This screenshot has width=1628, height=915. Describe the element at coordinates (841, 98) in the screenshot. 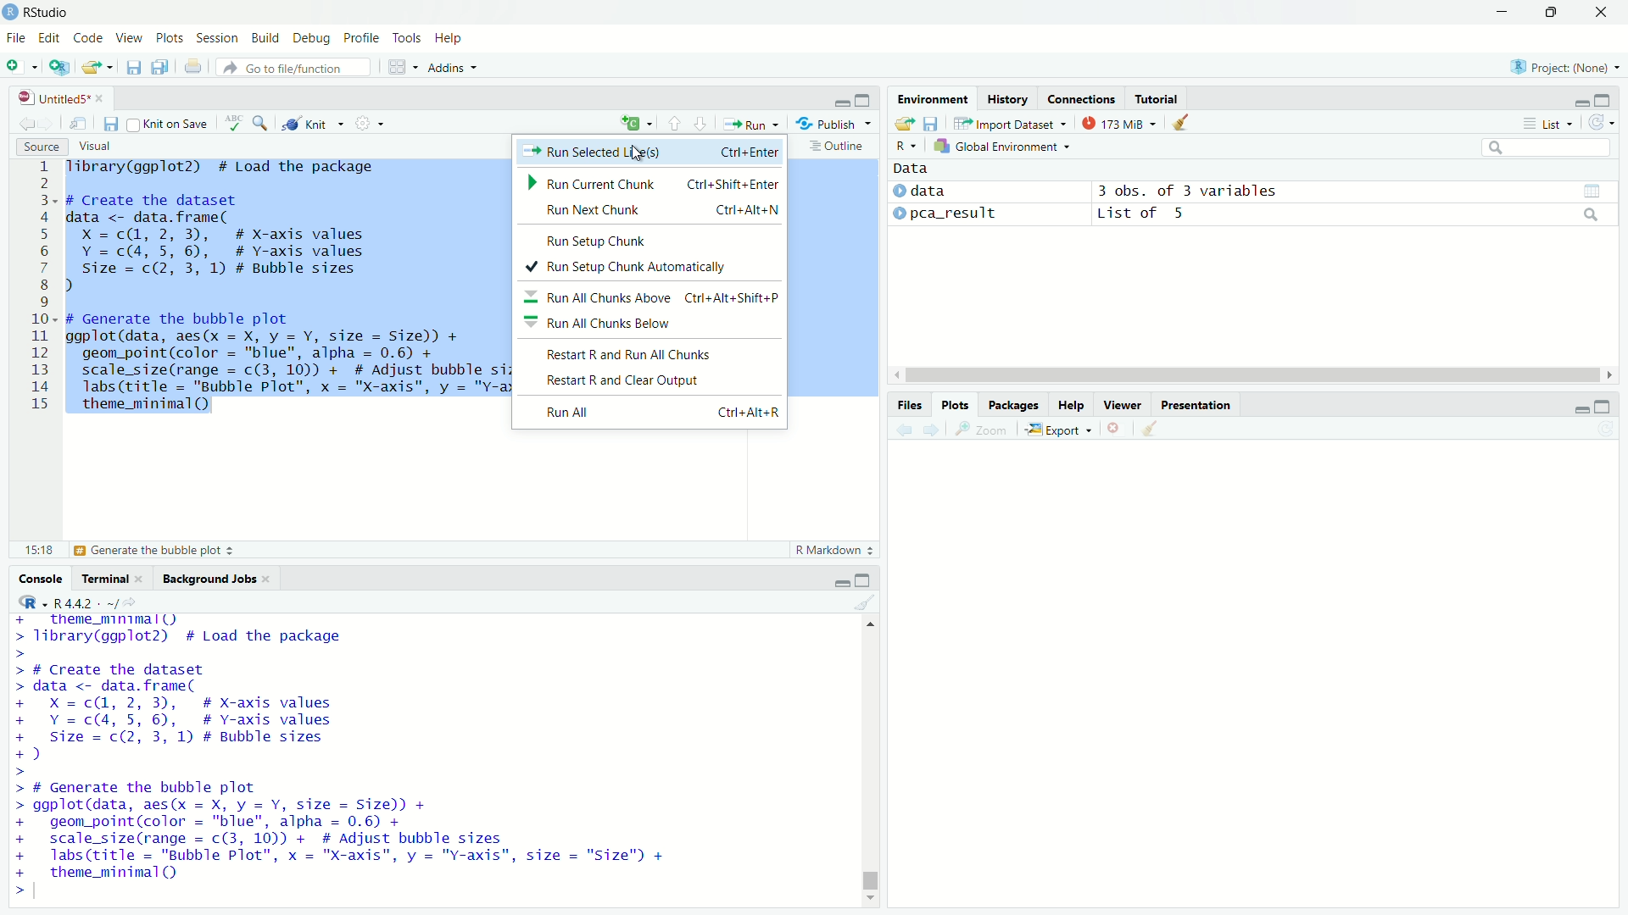

I see `minimize` at that location.